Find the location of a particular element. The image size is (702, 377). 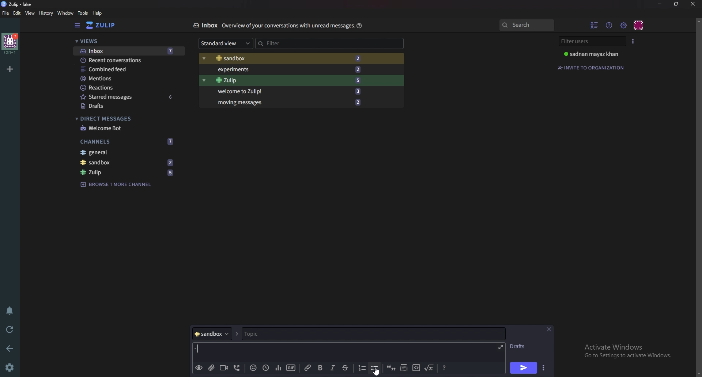

preview is located at coordinates (199, 368).